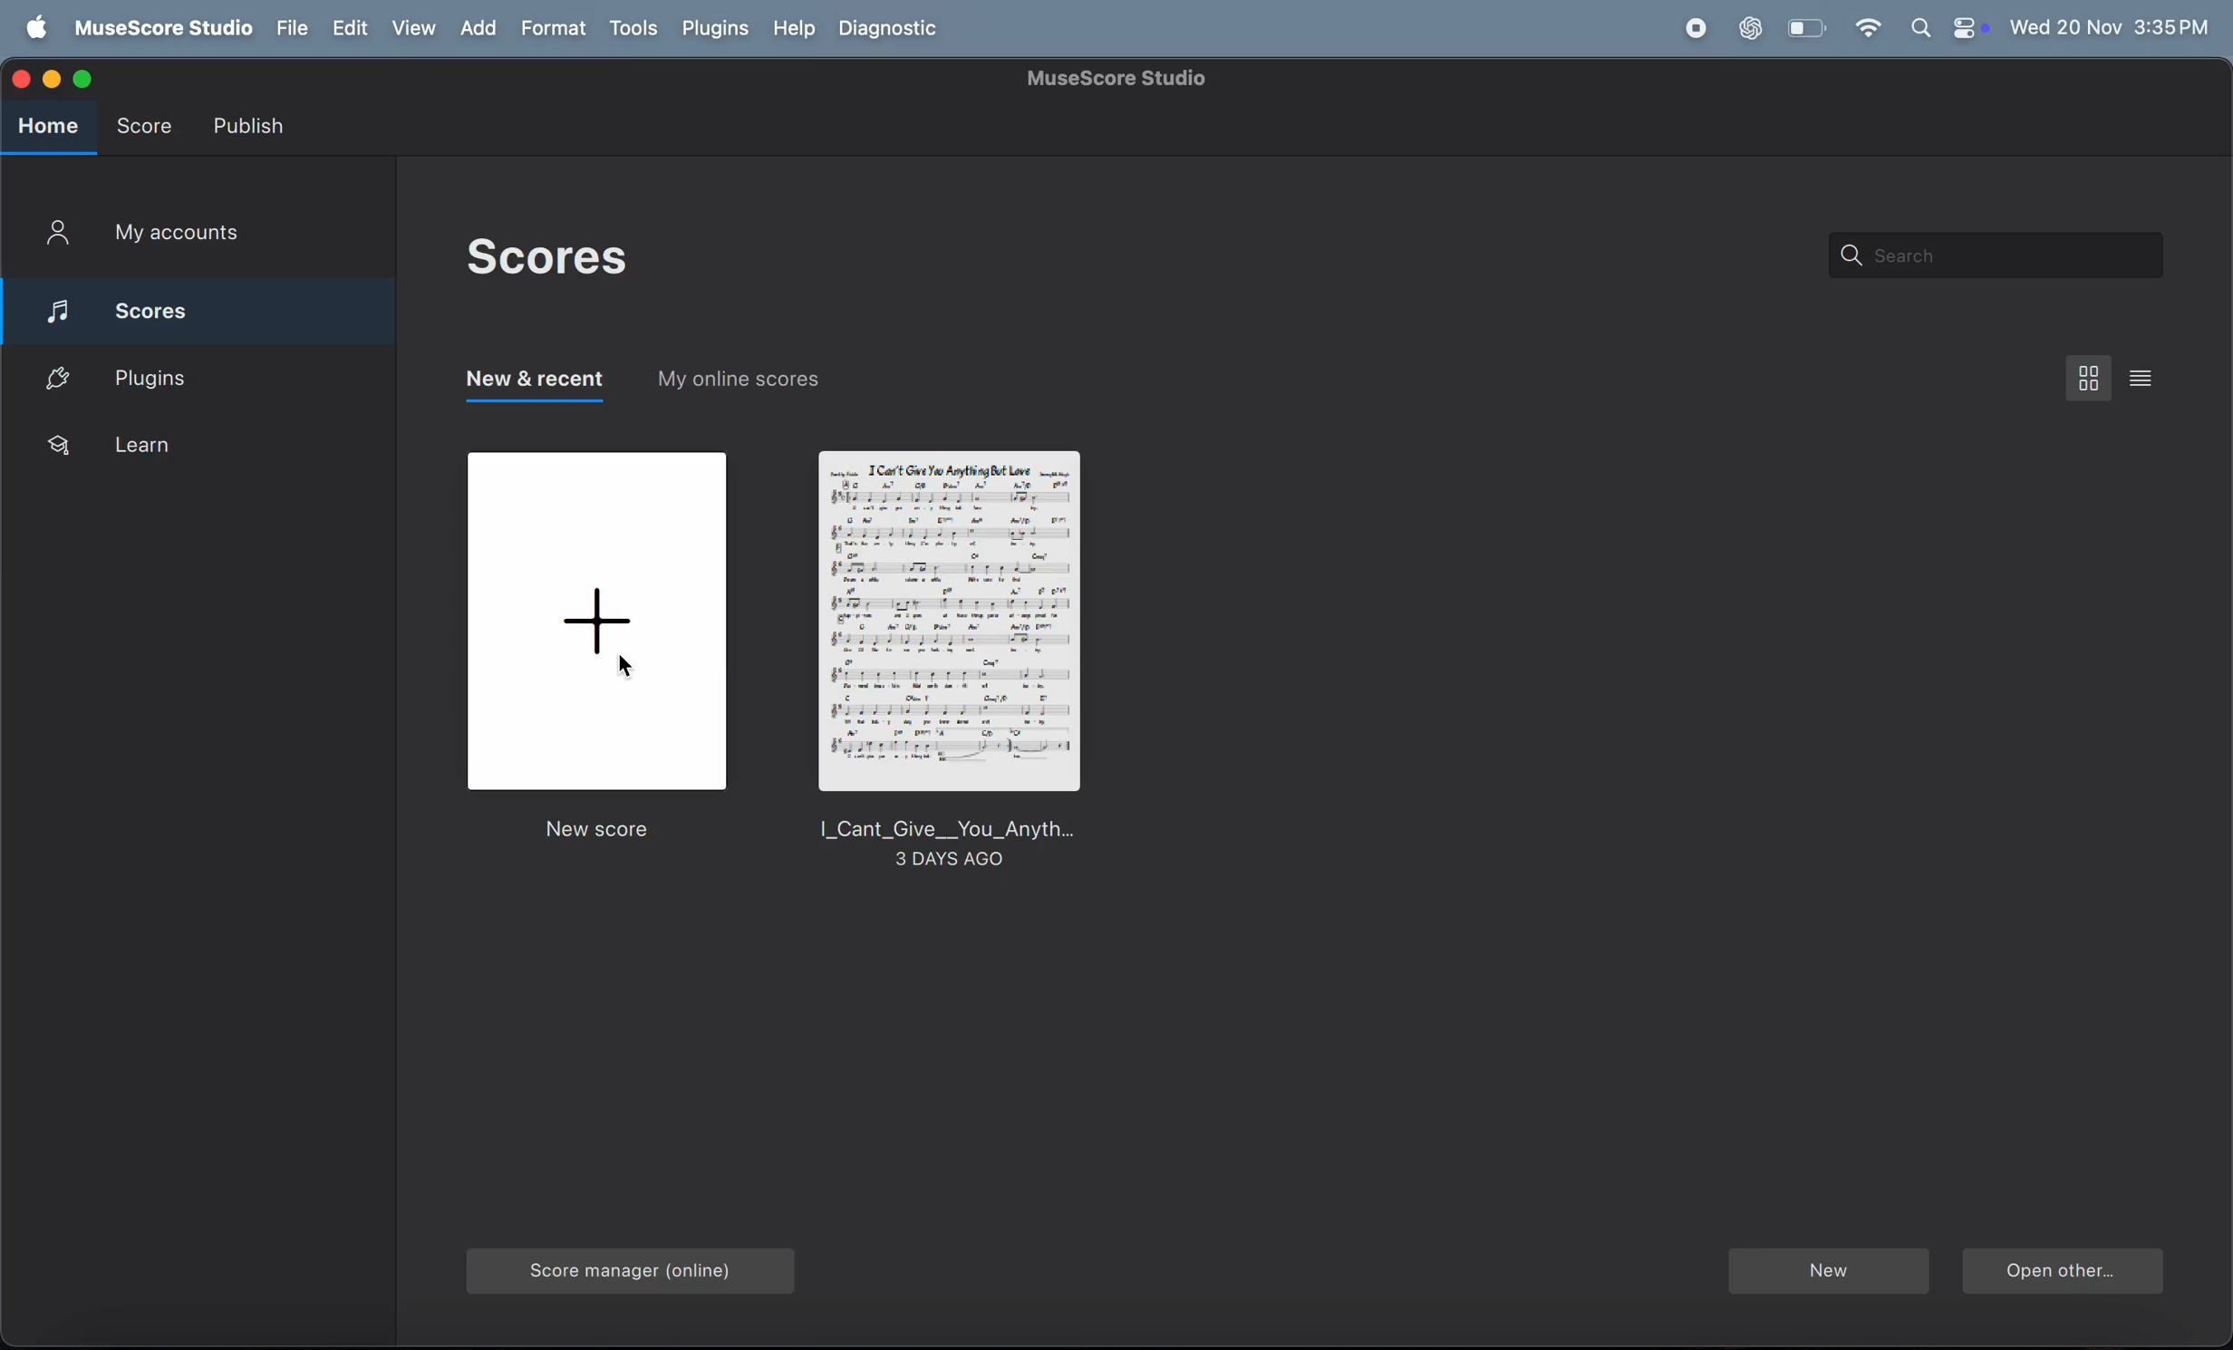  Describe the element at coordinates (1751, 28) in the screenshot. I see `chat gpt` at that location.